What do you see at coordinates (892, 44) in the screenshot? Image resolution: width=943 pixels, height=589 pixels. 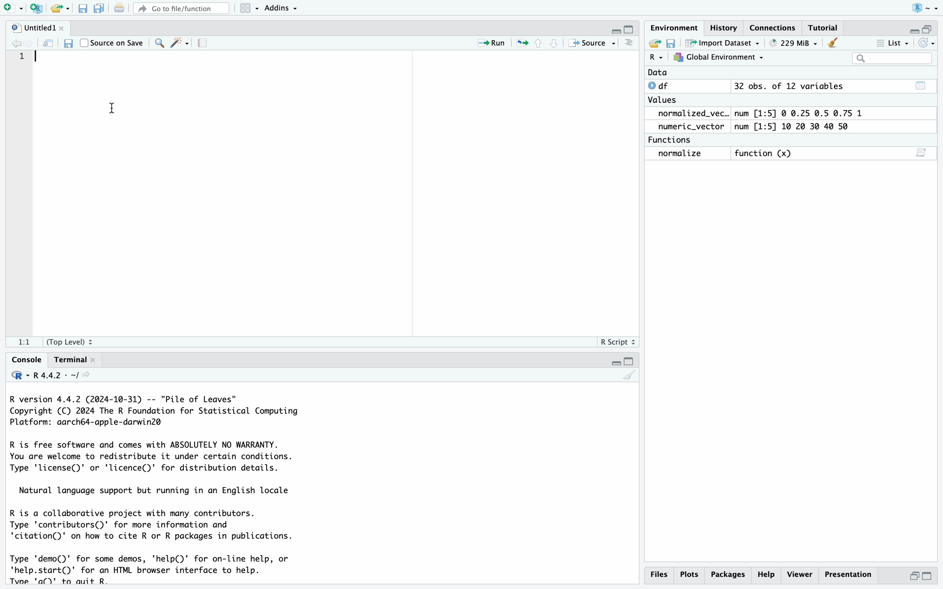 I see `List` at bounding box center [892, 44].